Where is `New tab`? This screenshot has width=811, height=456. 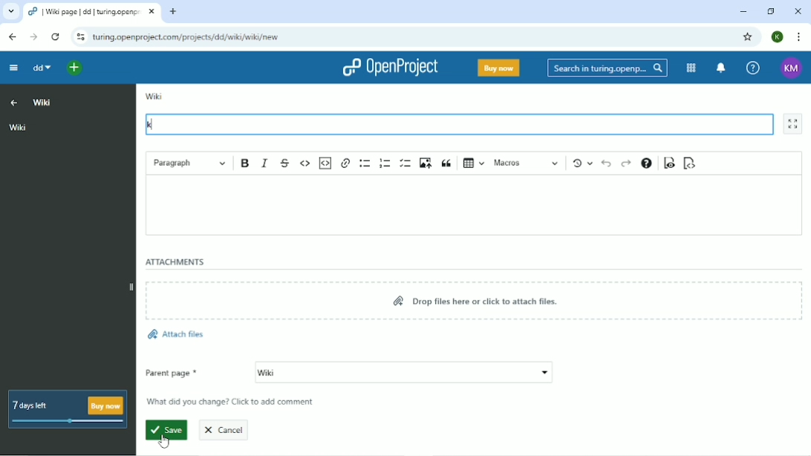 New tab is located at coordinates (172, 12).